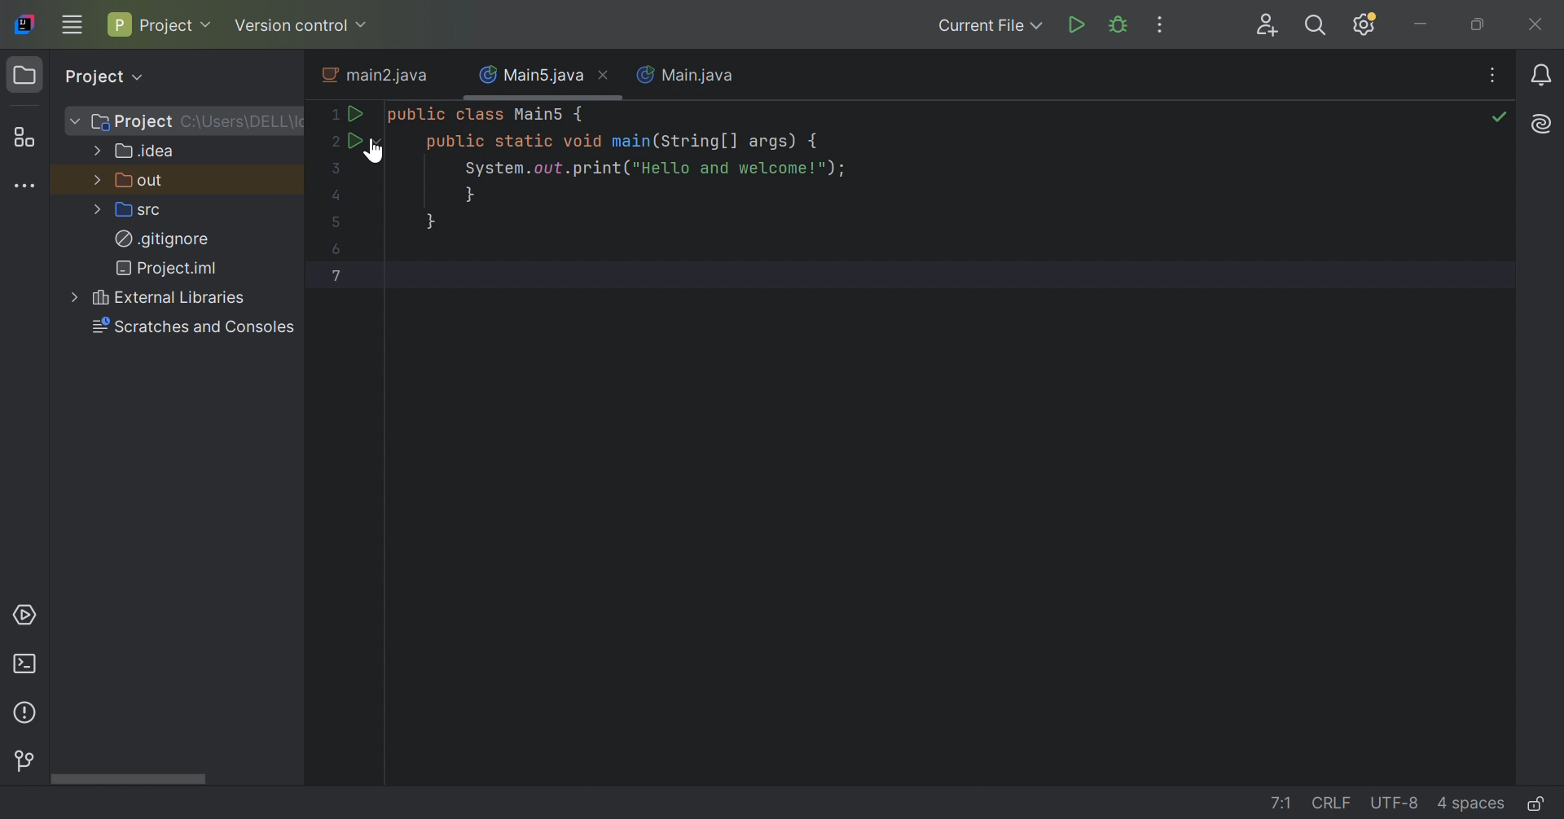 This screenshot has width=1564, height=819. I want to click on 6, so click(337, 249).